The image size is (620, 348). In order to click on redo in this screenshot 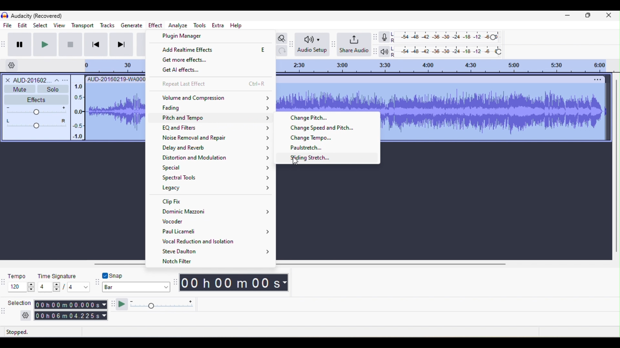, I will do `click(282, 52)`.